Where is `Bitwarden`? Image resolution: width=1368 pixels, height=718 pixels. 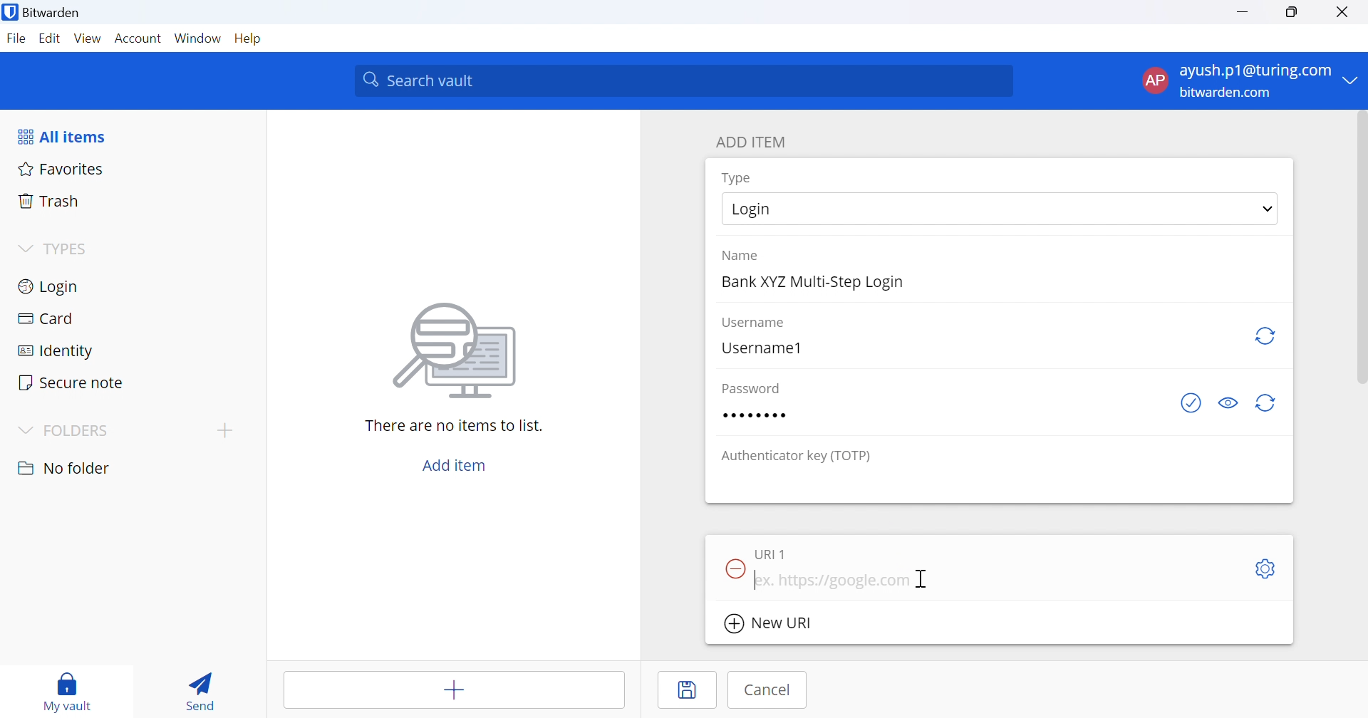
Bitwarden is located at coordinates (45, 15).